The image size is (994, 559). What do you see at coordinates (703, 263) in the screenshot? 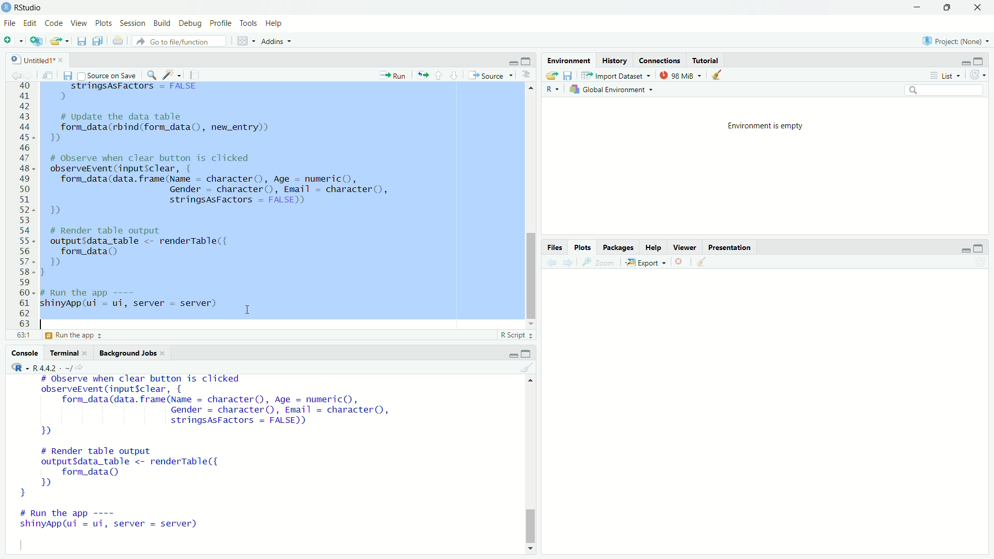
I see `clear all plots` at bounding box center [703, 263].